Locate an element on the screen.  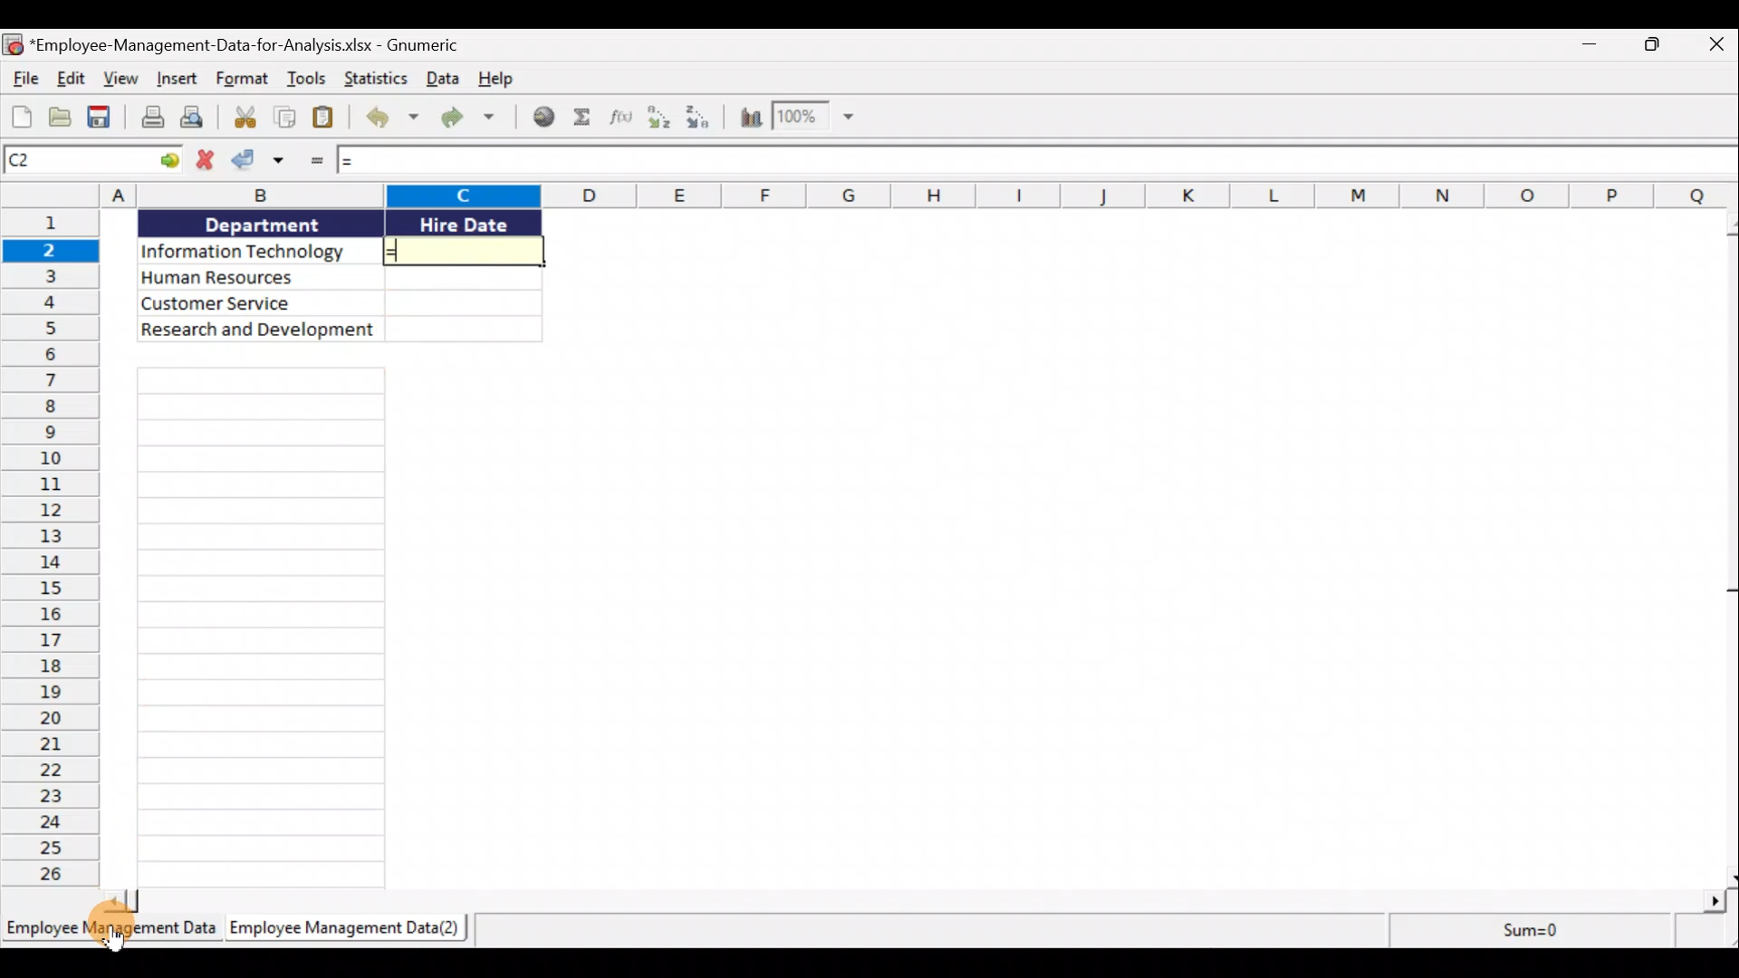
Edit a function in the current cell is located at coordinates (627, 119).